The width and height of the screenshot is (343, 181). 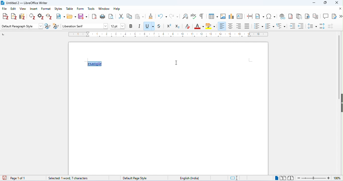 I want to click on add note, so click(x=14, y=16).